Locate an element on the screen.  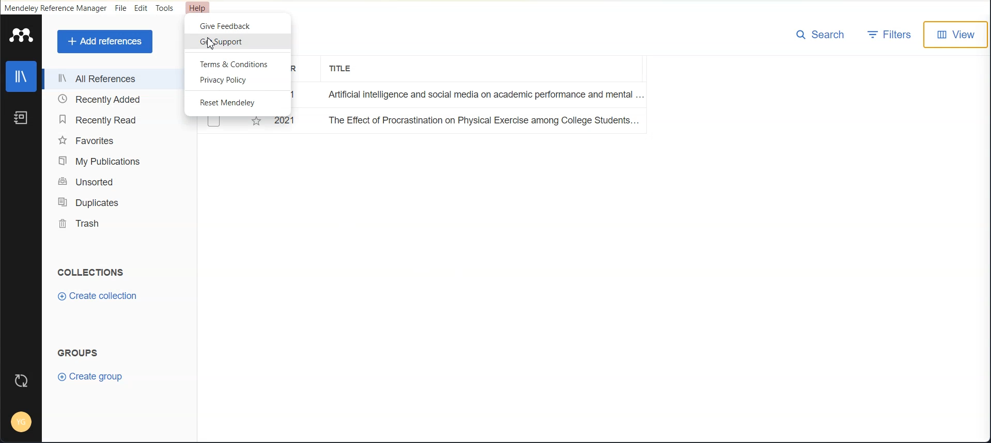
cursor is located at coordinates (212, 45).